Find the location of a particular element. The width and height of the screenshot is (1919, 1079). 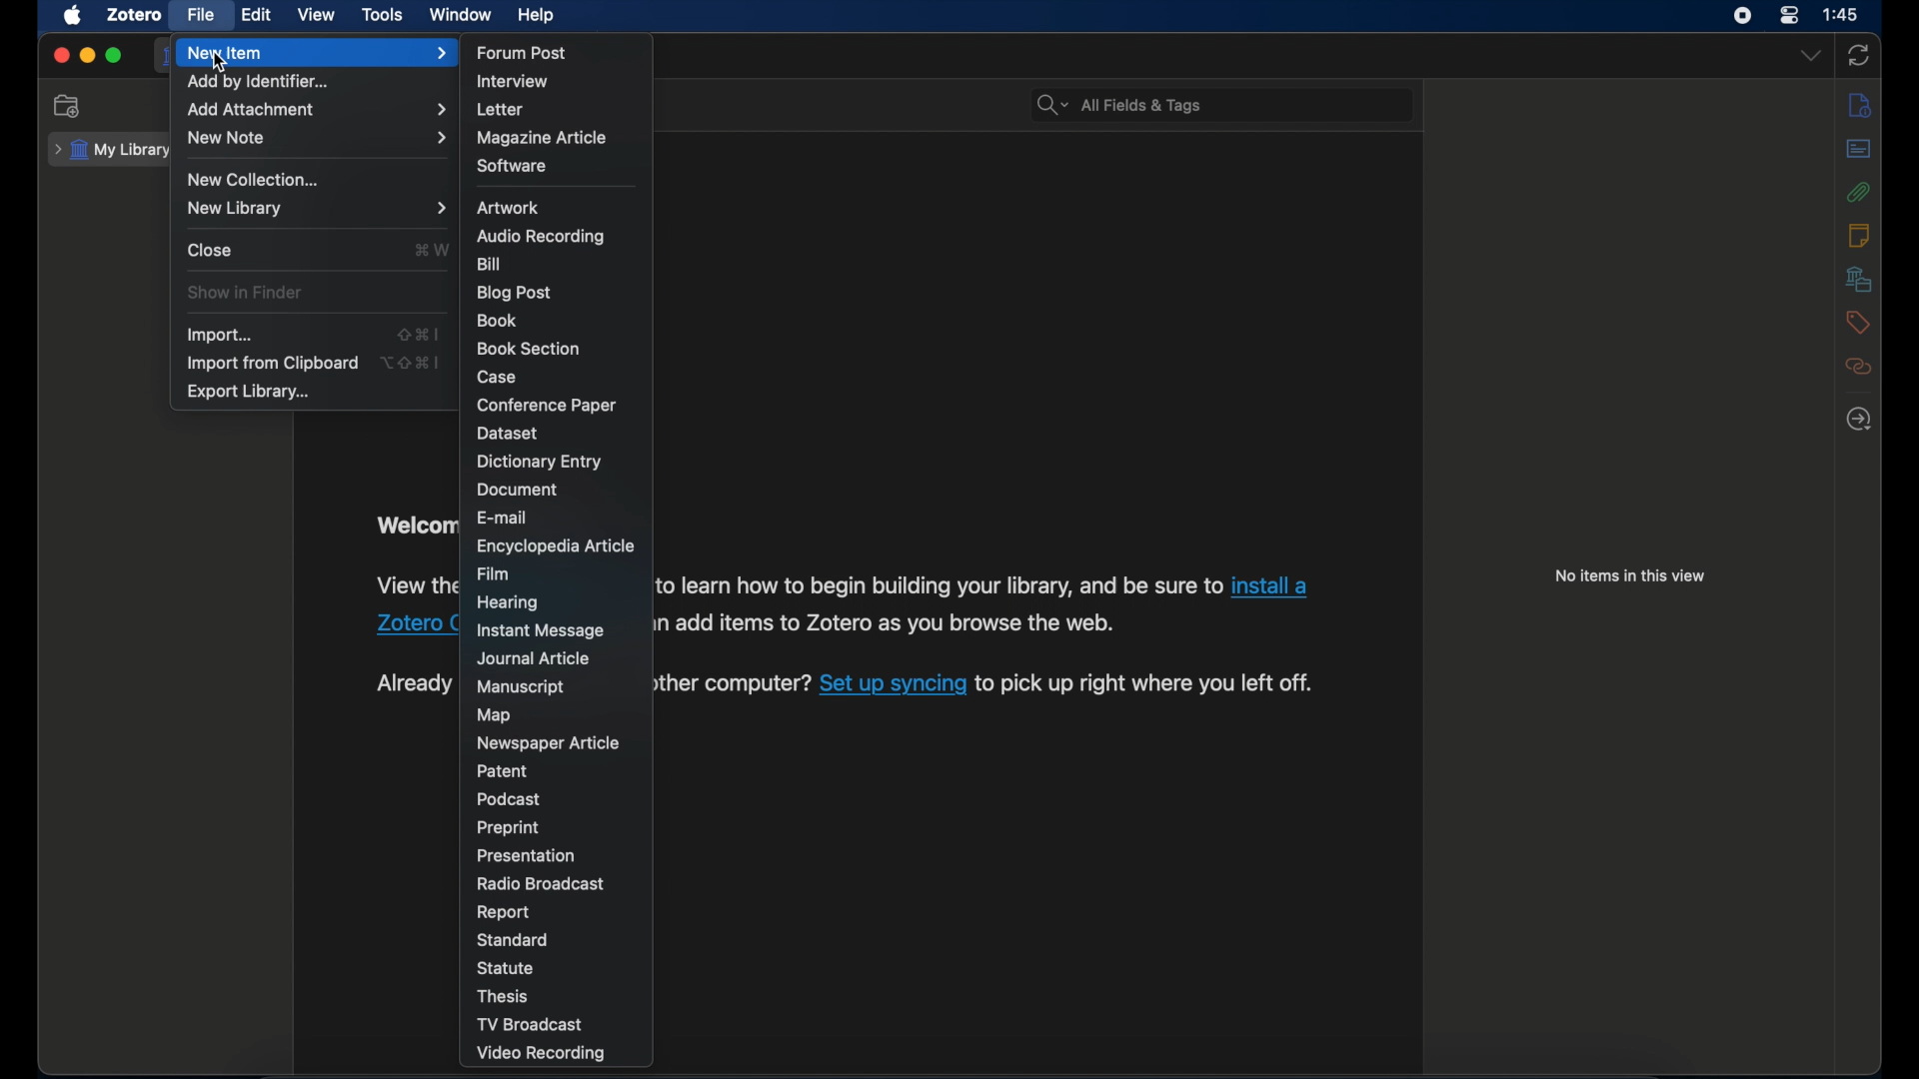

maximize is located at coordinates (114, 56).